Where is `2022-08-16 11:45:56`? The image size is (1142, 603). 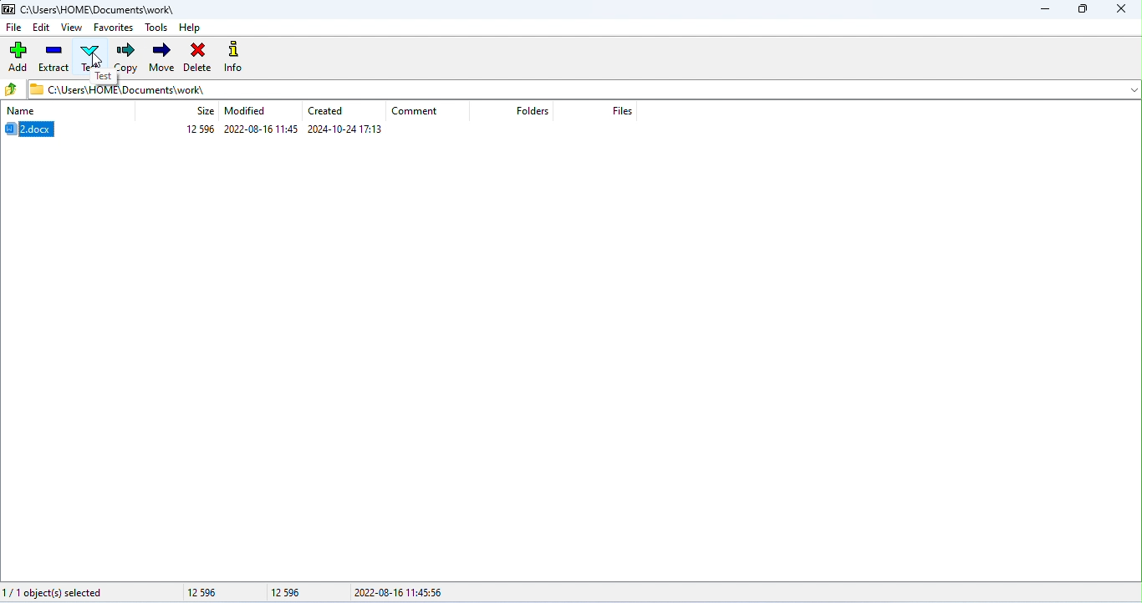 2022-08-16 11:45:56 is located at coordinates (409, 592).